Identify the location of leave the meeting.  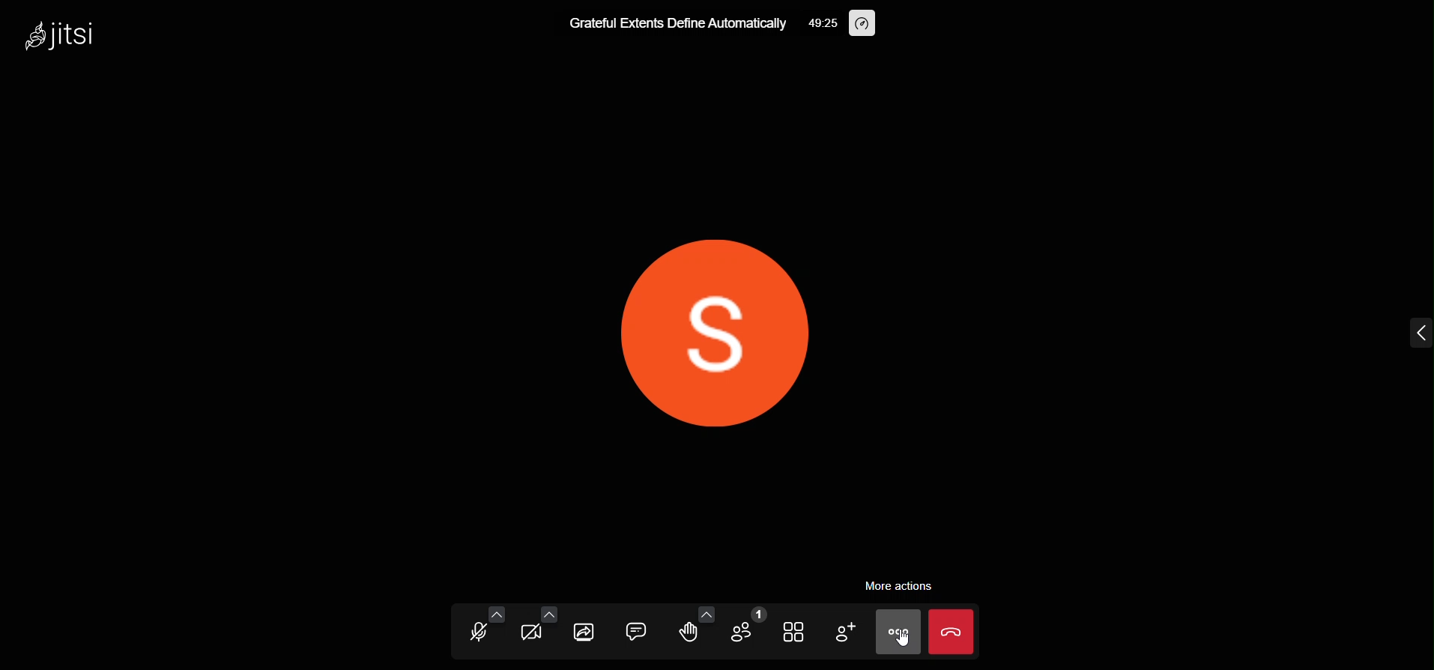
(953, 631).